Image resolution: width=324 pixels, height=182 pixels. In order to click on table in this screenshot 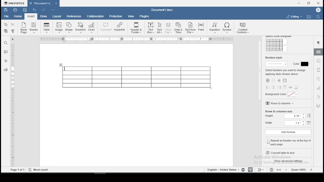, I will do `click(136, 77)`.